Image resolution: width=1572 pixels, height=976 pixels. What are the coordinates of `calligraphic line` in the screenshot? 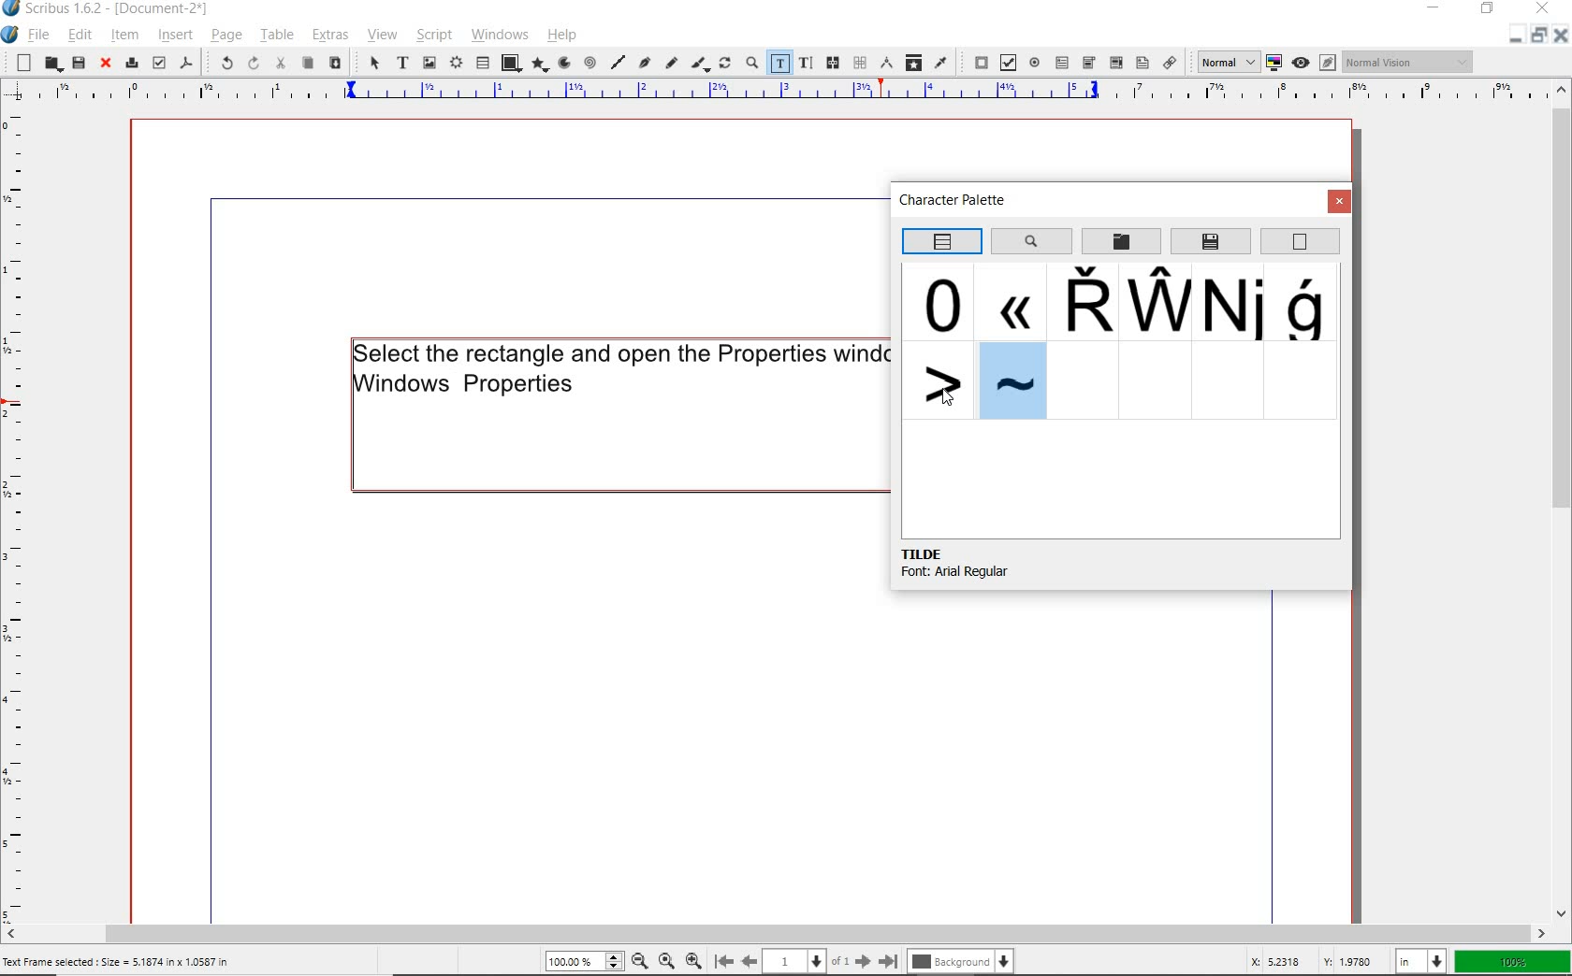 It's located at (700, 65).